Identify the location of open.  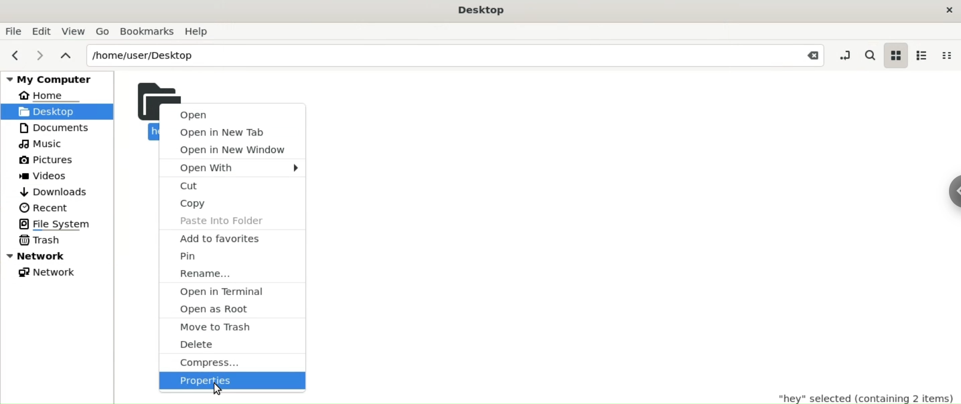
(234, 114).